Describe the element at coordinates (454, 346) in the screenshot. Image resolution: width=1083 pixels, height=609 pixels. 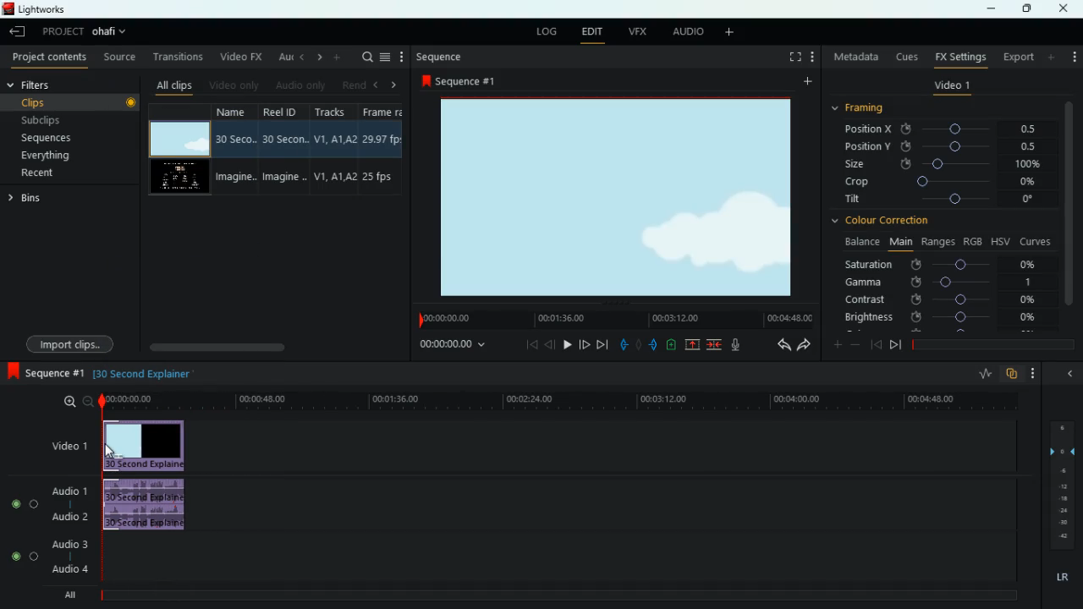
I see `time` at that location.